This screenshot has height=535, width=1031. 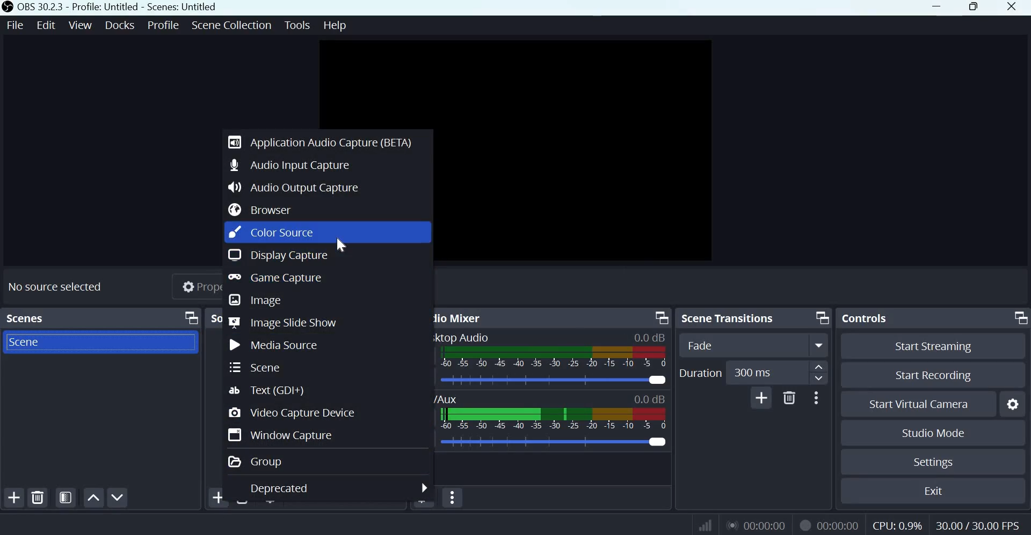 What do you see at coordinates (553, 418) in the screenshot?
I see `Volume Meter` at bounding box center [553, 418].